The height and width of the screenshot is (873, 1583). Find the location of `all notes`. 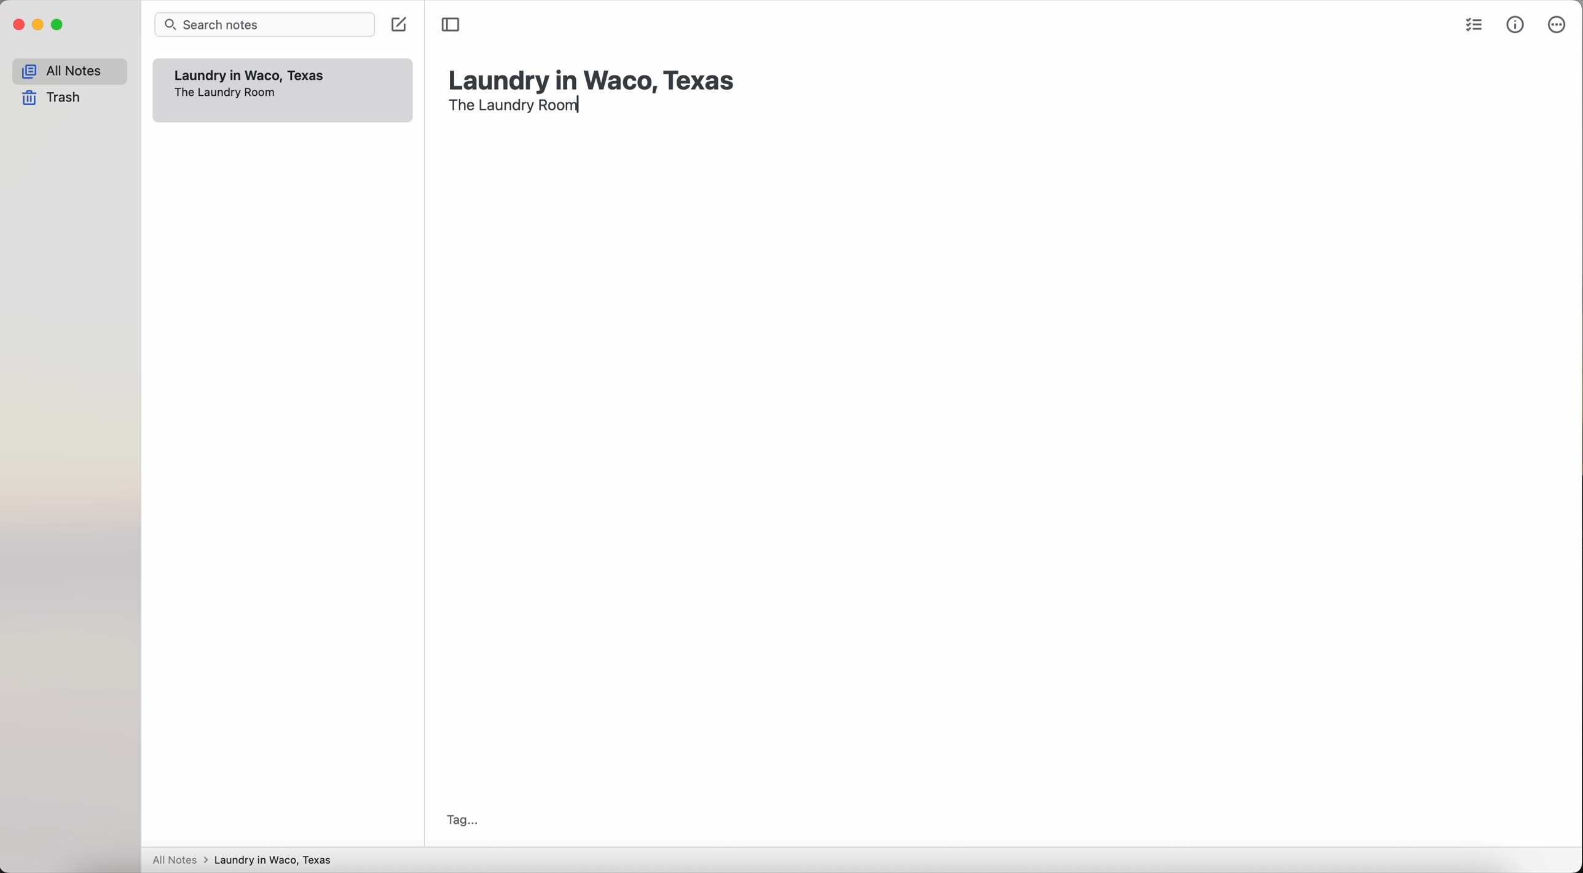

all notes is located at coordinates (69, 71).